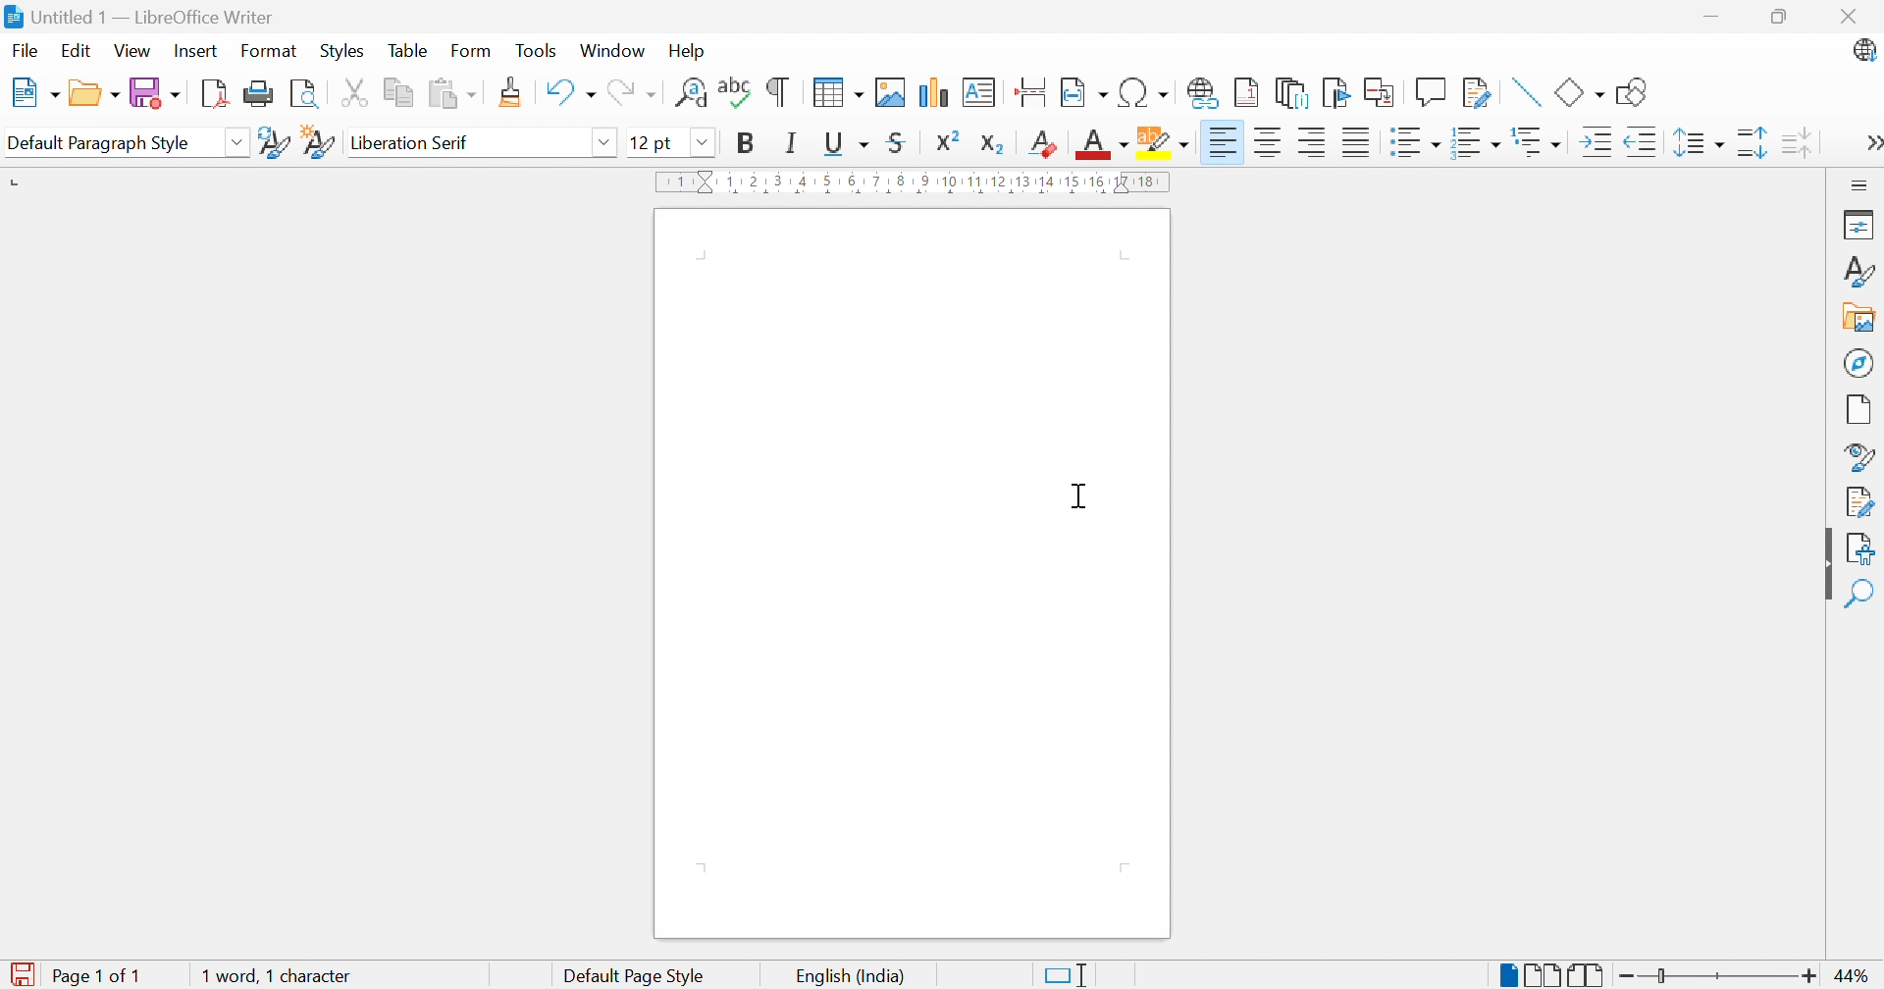  What do you see at coordinates (848, 142) in the screenshot?
I see `Underline` at bounding box center [848, 142].